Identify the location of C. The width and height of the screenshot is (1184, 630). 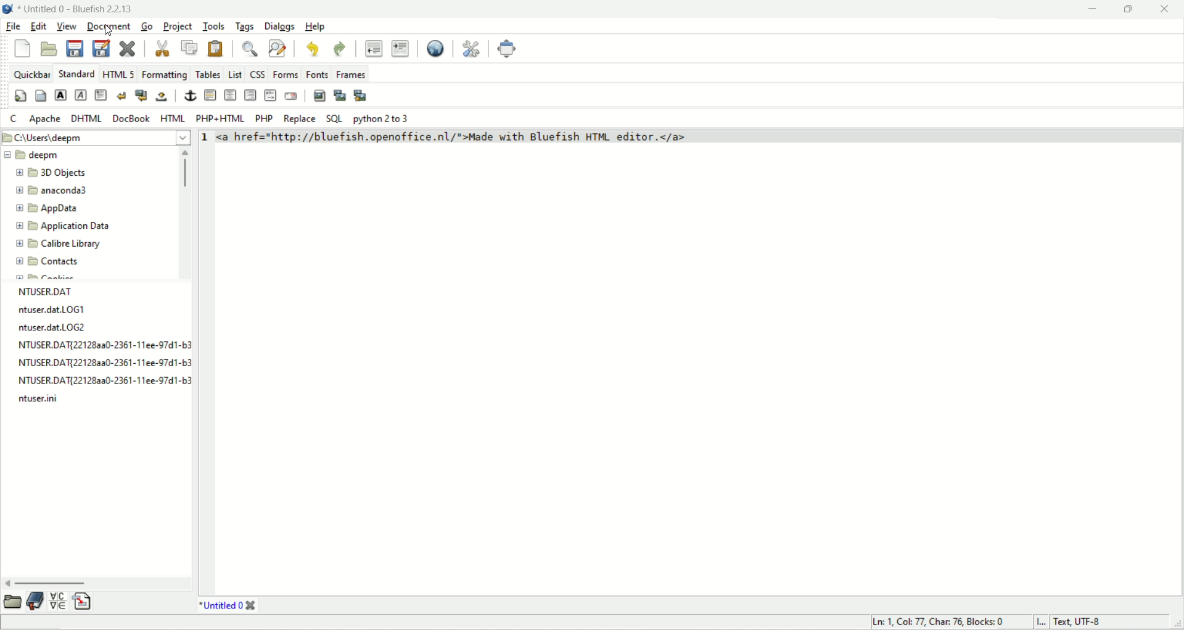
(16, 119).